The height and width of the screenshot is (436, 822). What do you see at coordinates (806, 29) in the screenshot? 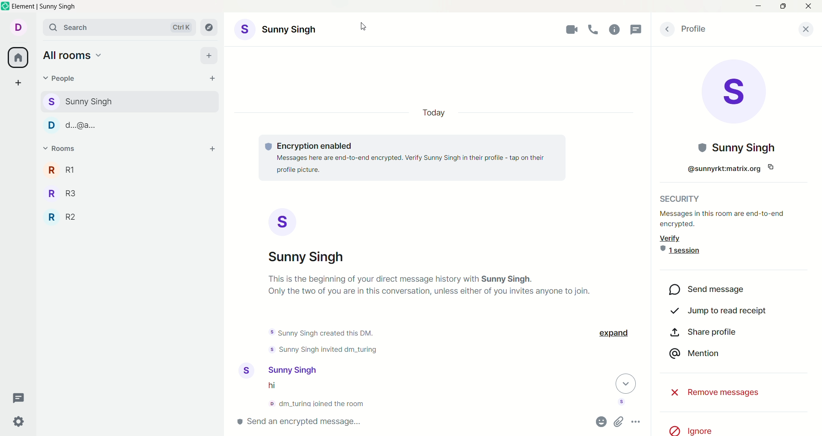
I see `Close` at bounding box center [806, 29].